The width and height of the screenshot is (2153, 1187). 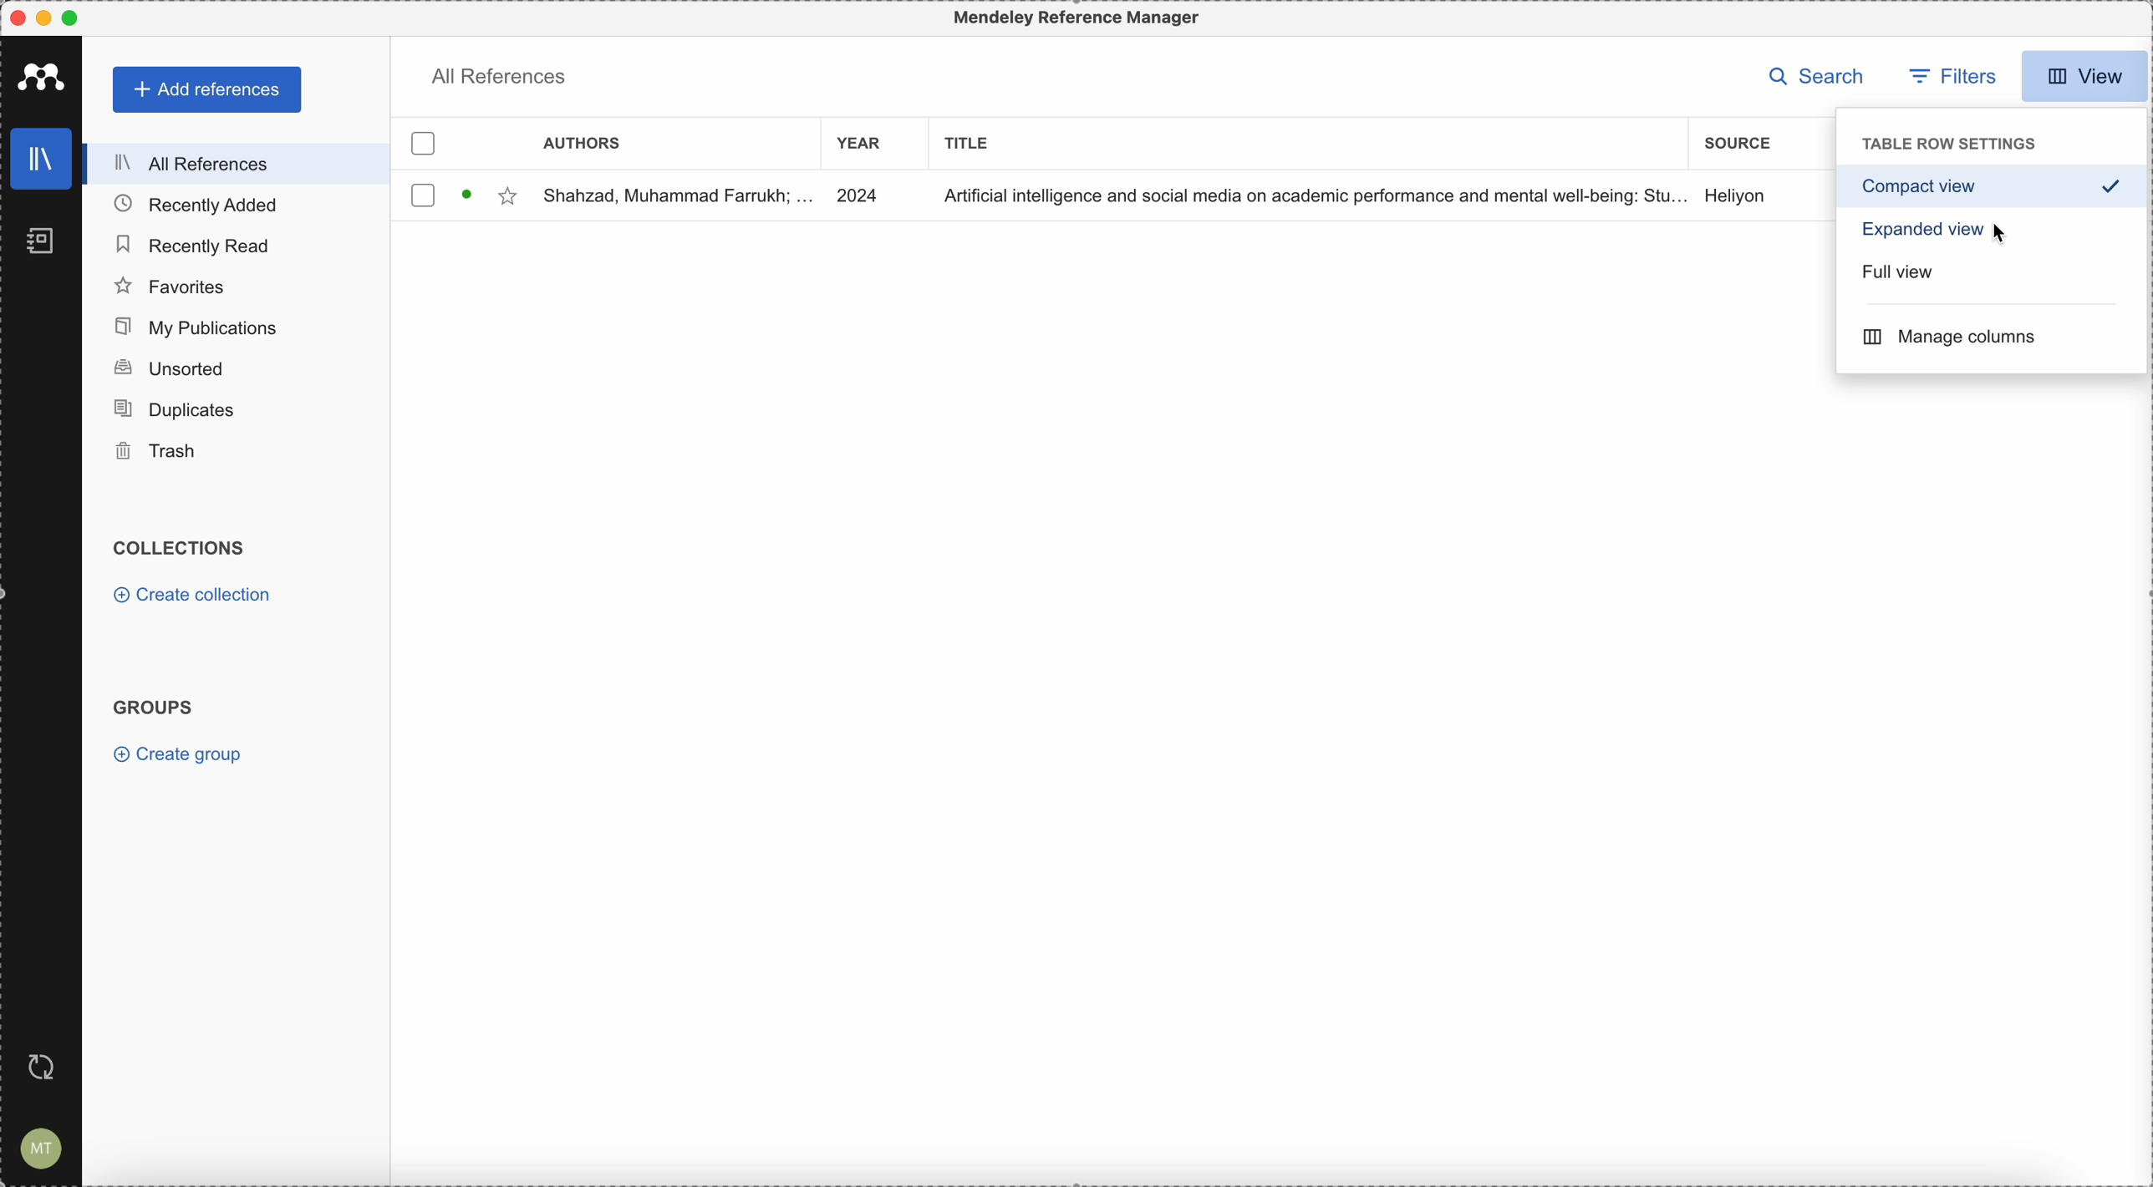 I want to click on manage columns, so click(x=1948, y=336).